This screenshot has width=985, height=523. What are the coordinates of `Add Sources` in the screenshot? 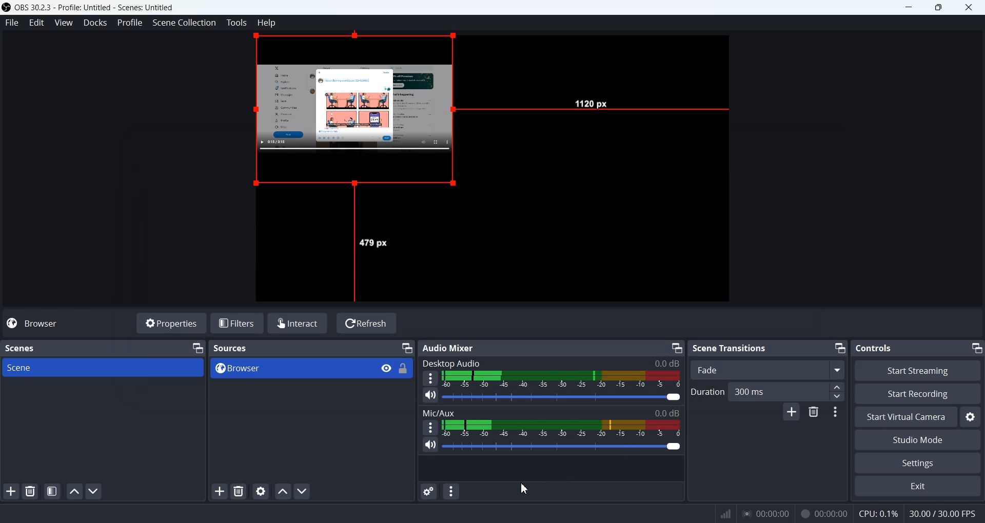 It's located at (220, 491).